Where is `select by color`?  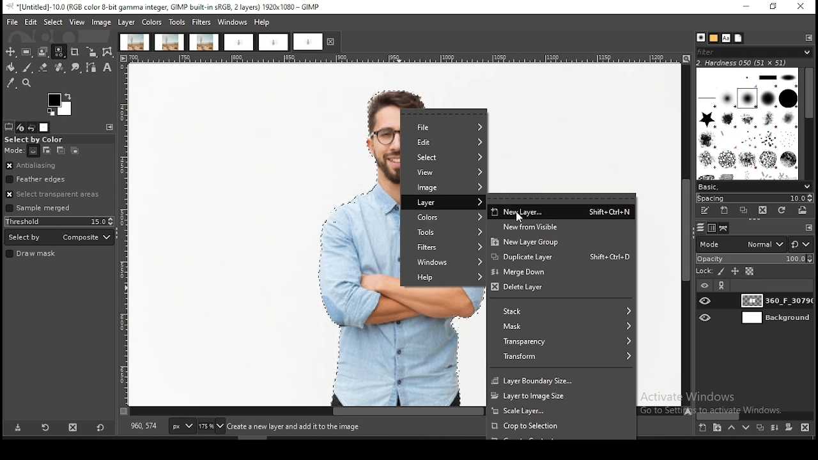 select by color is located at coordinates (38, 140).